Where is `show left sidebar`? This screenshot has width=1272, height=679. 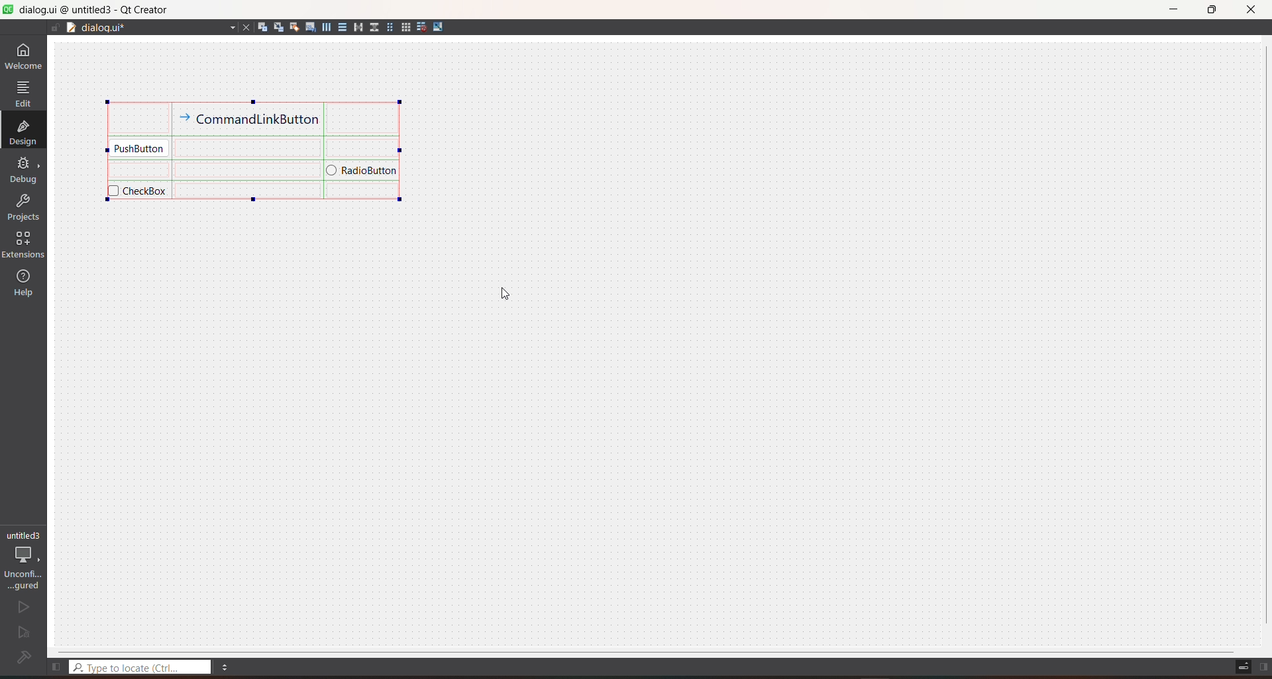
show left sidebar is located at coordinates (58, 667).